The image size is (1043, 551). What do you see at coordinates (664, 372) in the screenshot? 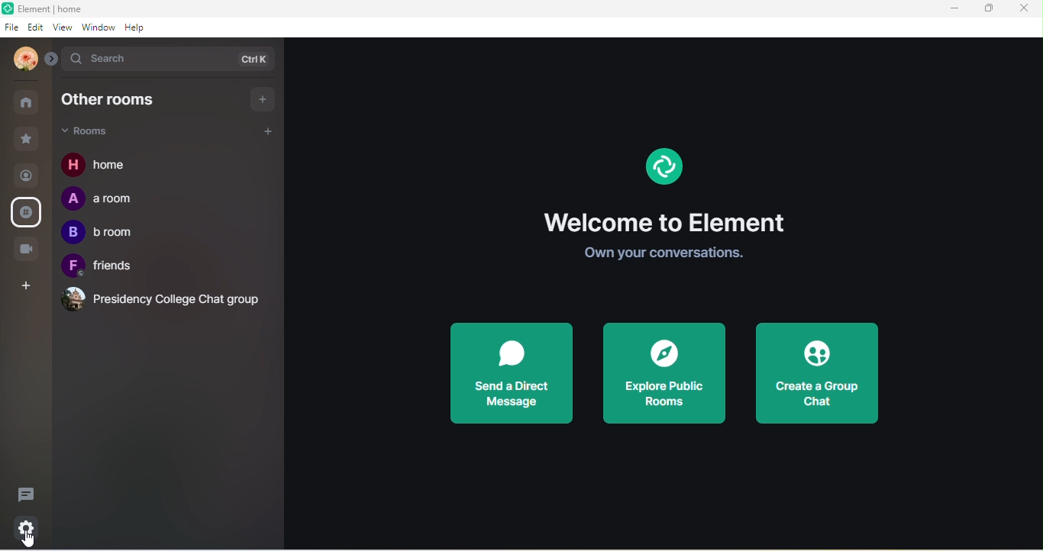
I see `explore public rooms` at bounding box center [664, 372].